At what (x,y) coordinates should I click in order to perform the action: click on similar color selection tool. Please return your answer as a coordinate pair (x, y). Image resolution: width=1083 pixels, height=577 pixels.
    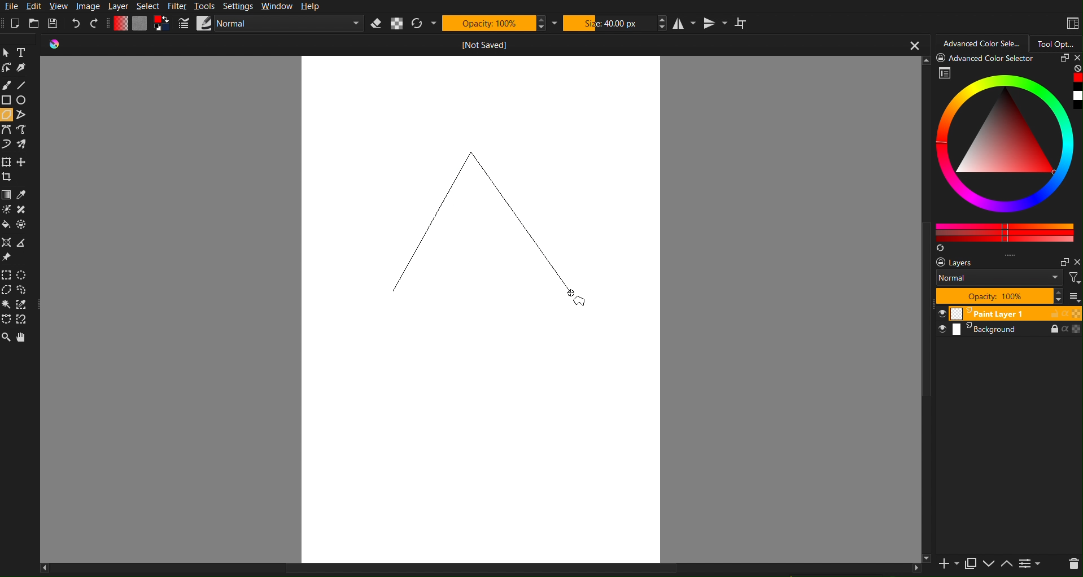
    Looking at the image, I should click on (24, 304).